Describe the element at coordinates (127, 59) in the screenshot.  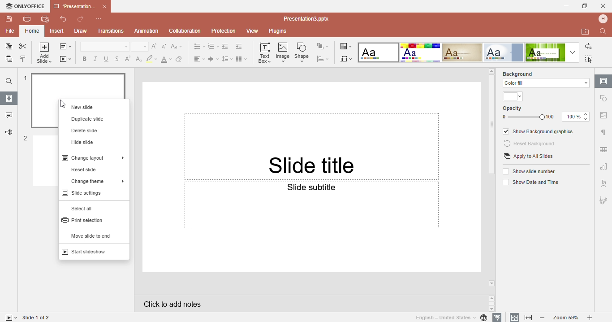
I see `Superscript` at that location.